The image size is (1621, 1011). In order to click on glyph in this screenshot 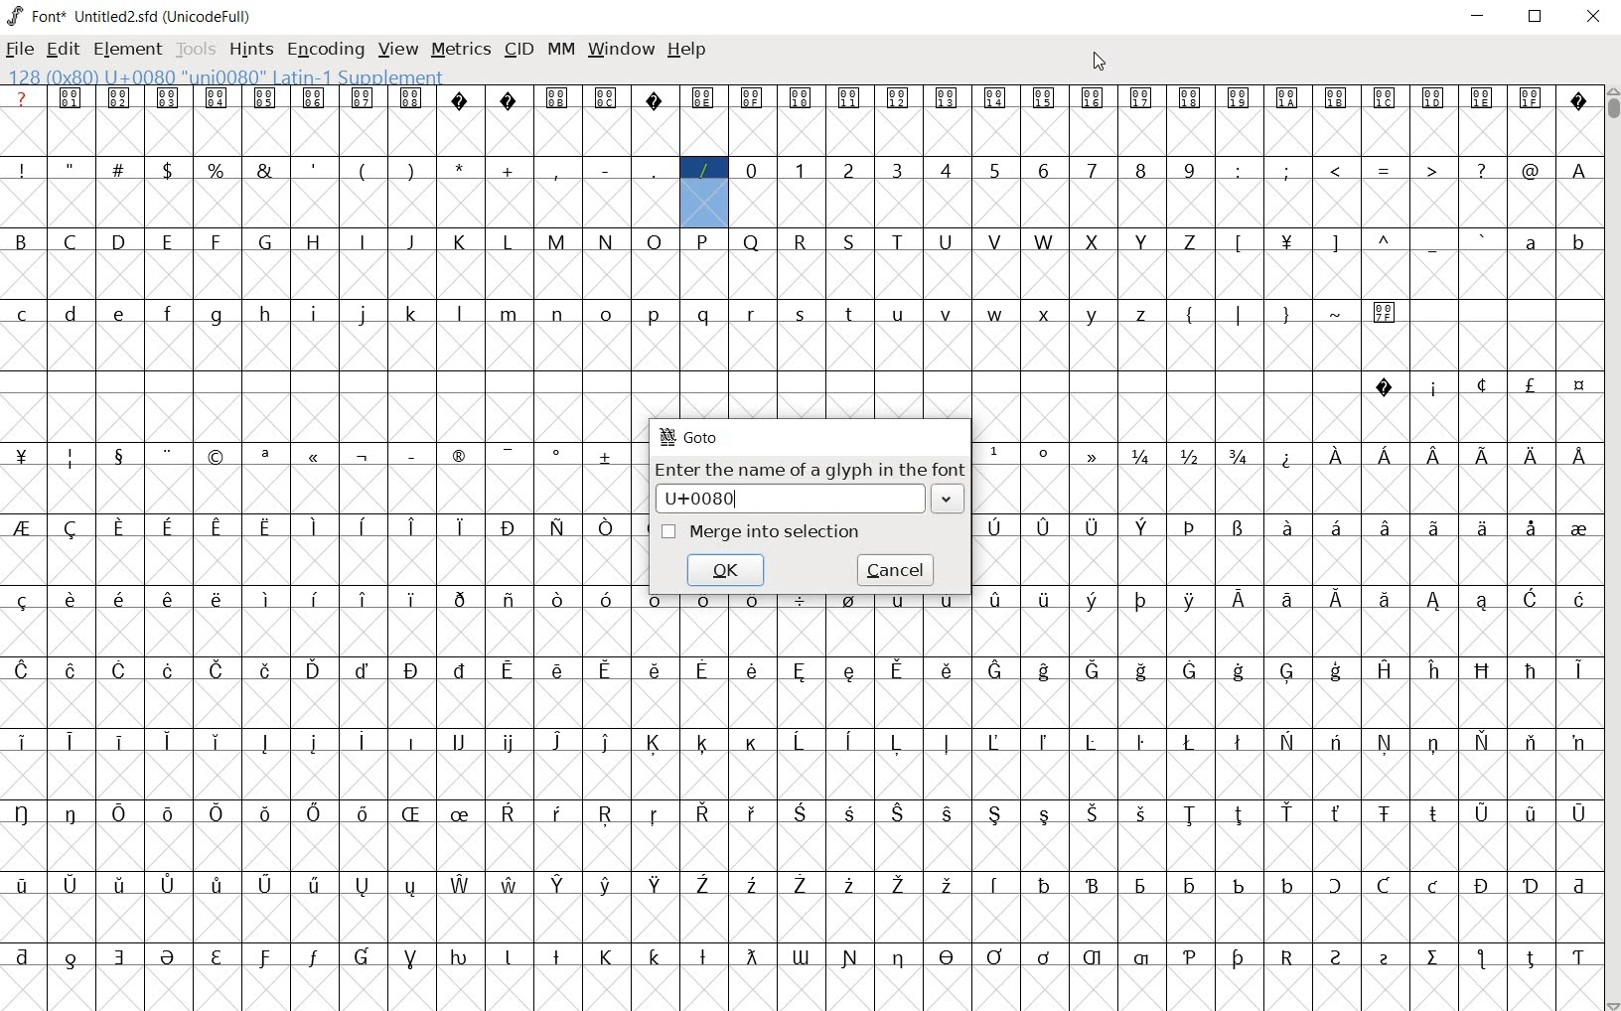, I will do `click(899, 886)`.